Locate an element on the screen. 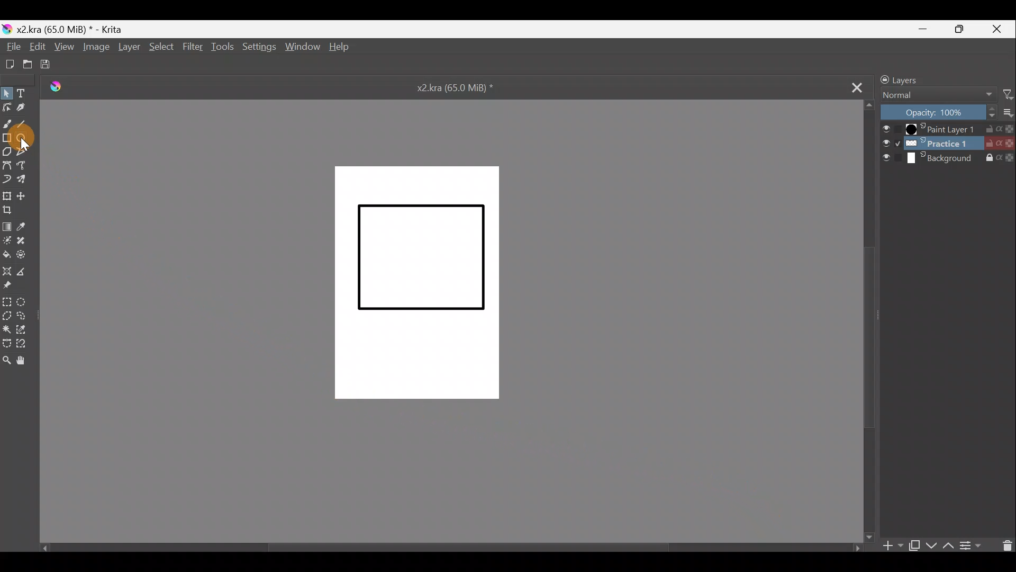  Calligraphy is located at coordinates (26, 108).